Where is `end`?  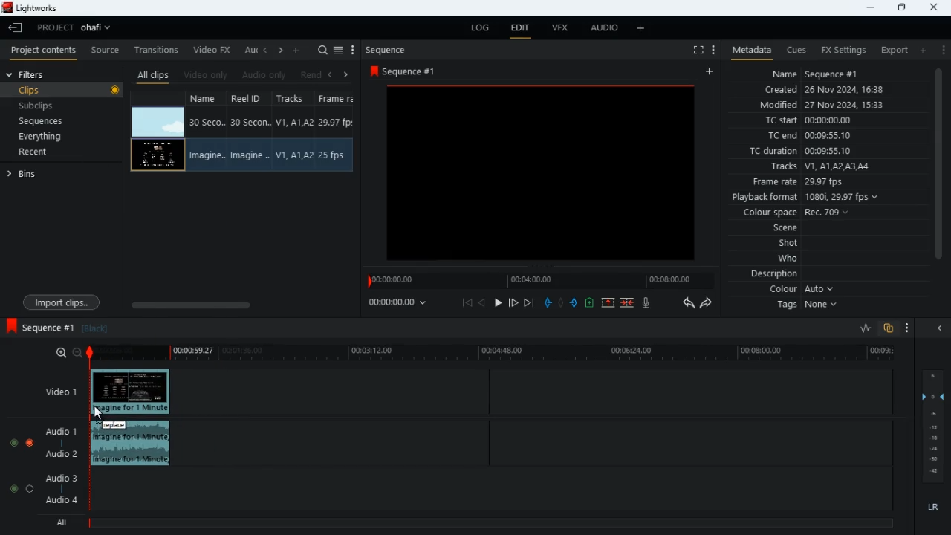 end is located at coordinates (528, 302).